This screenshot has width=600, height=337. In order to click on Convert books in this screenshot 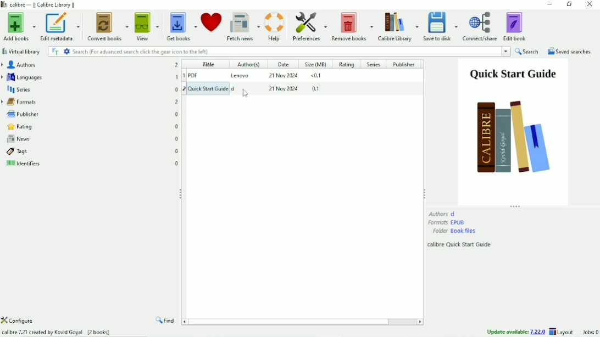, I will do `click(108, 25)`.